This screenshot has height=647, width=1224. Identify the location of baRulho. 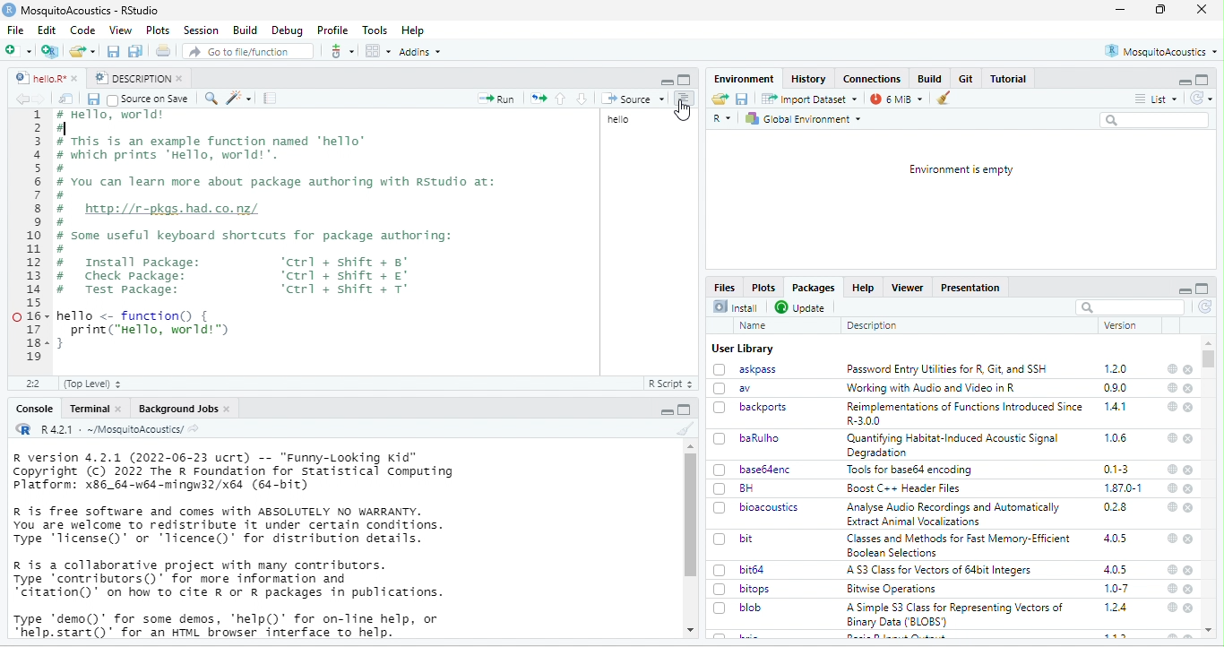
(746, 437).